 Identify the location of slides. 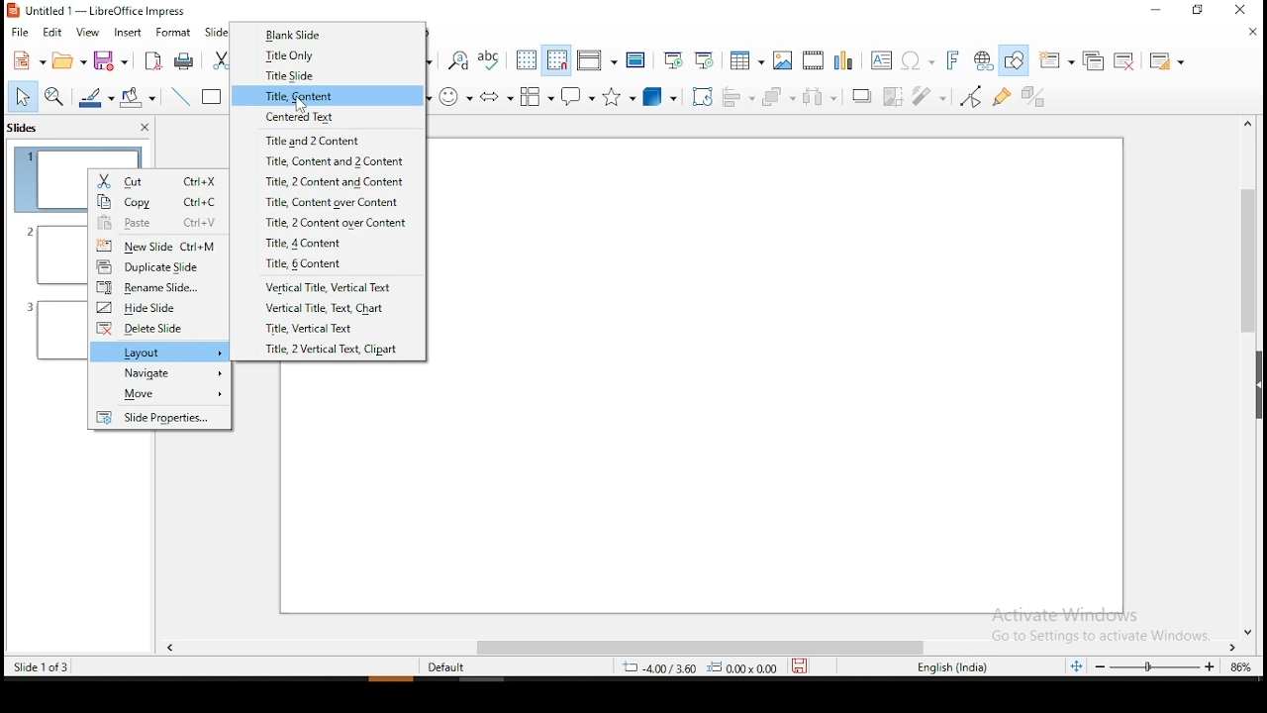
(23, 127).